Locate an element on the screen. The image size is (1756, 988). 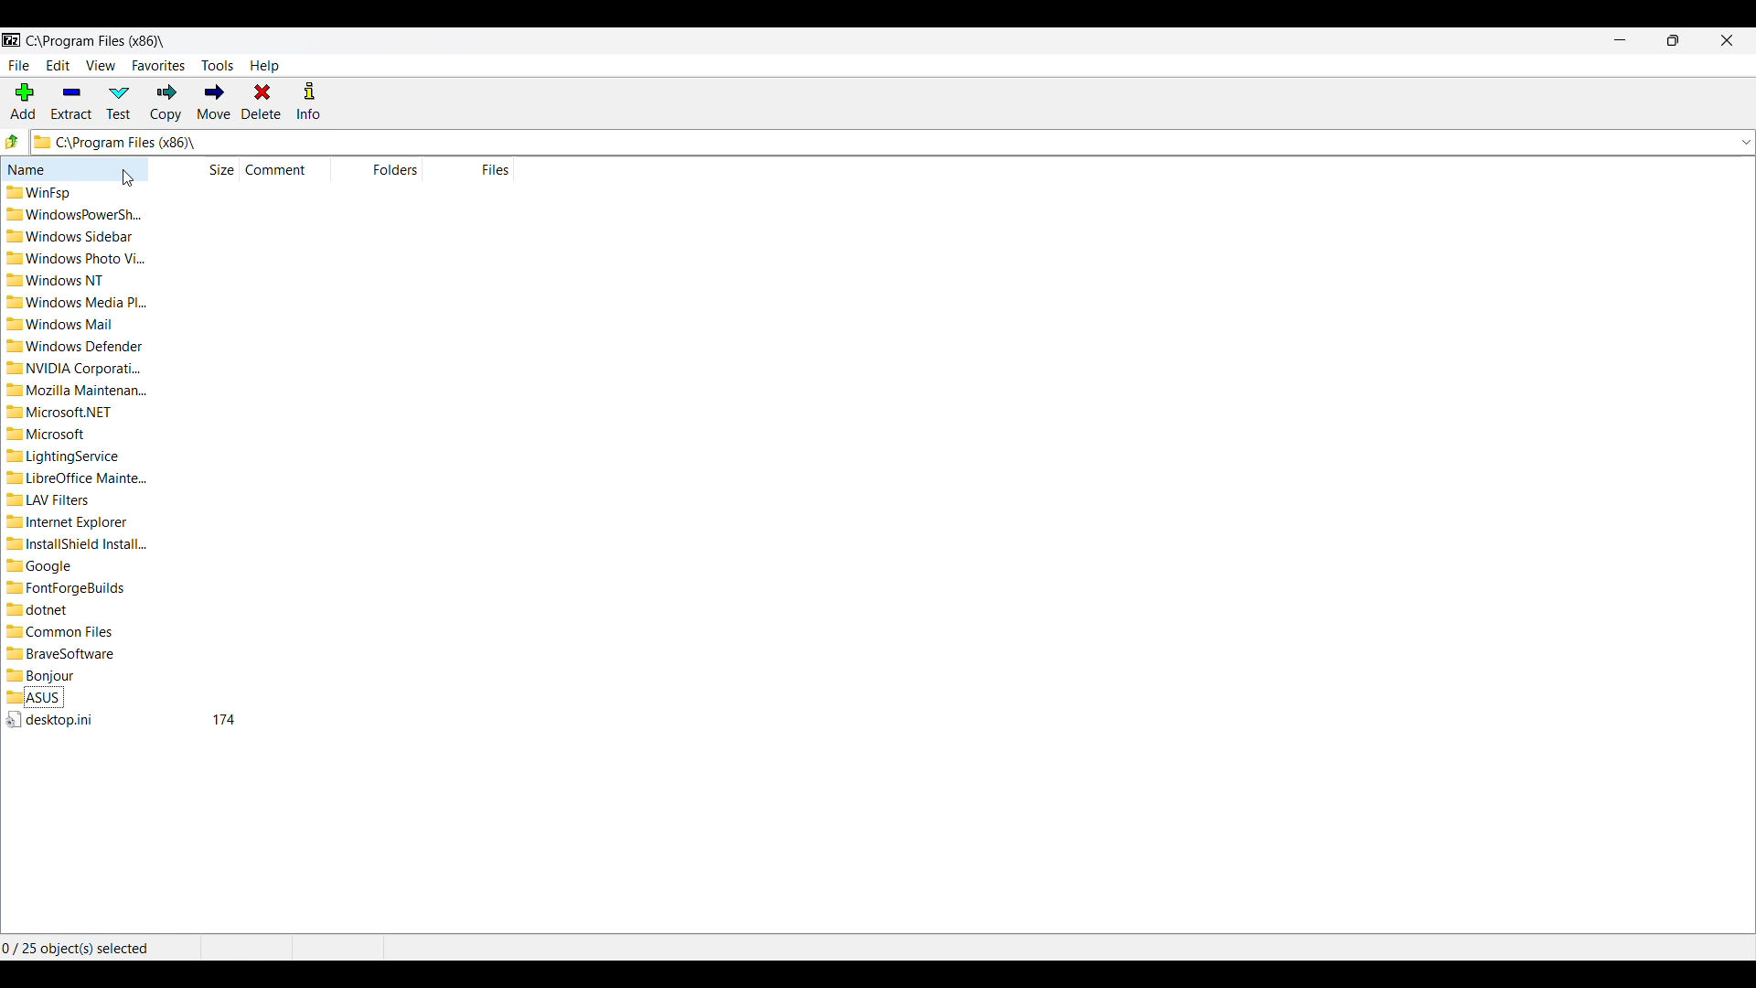
dotnet is located at coordinates (50, 610).